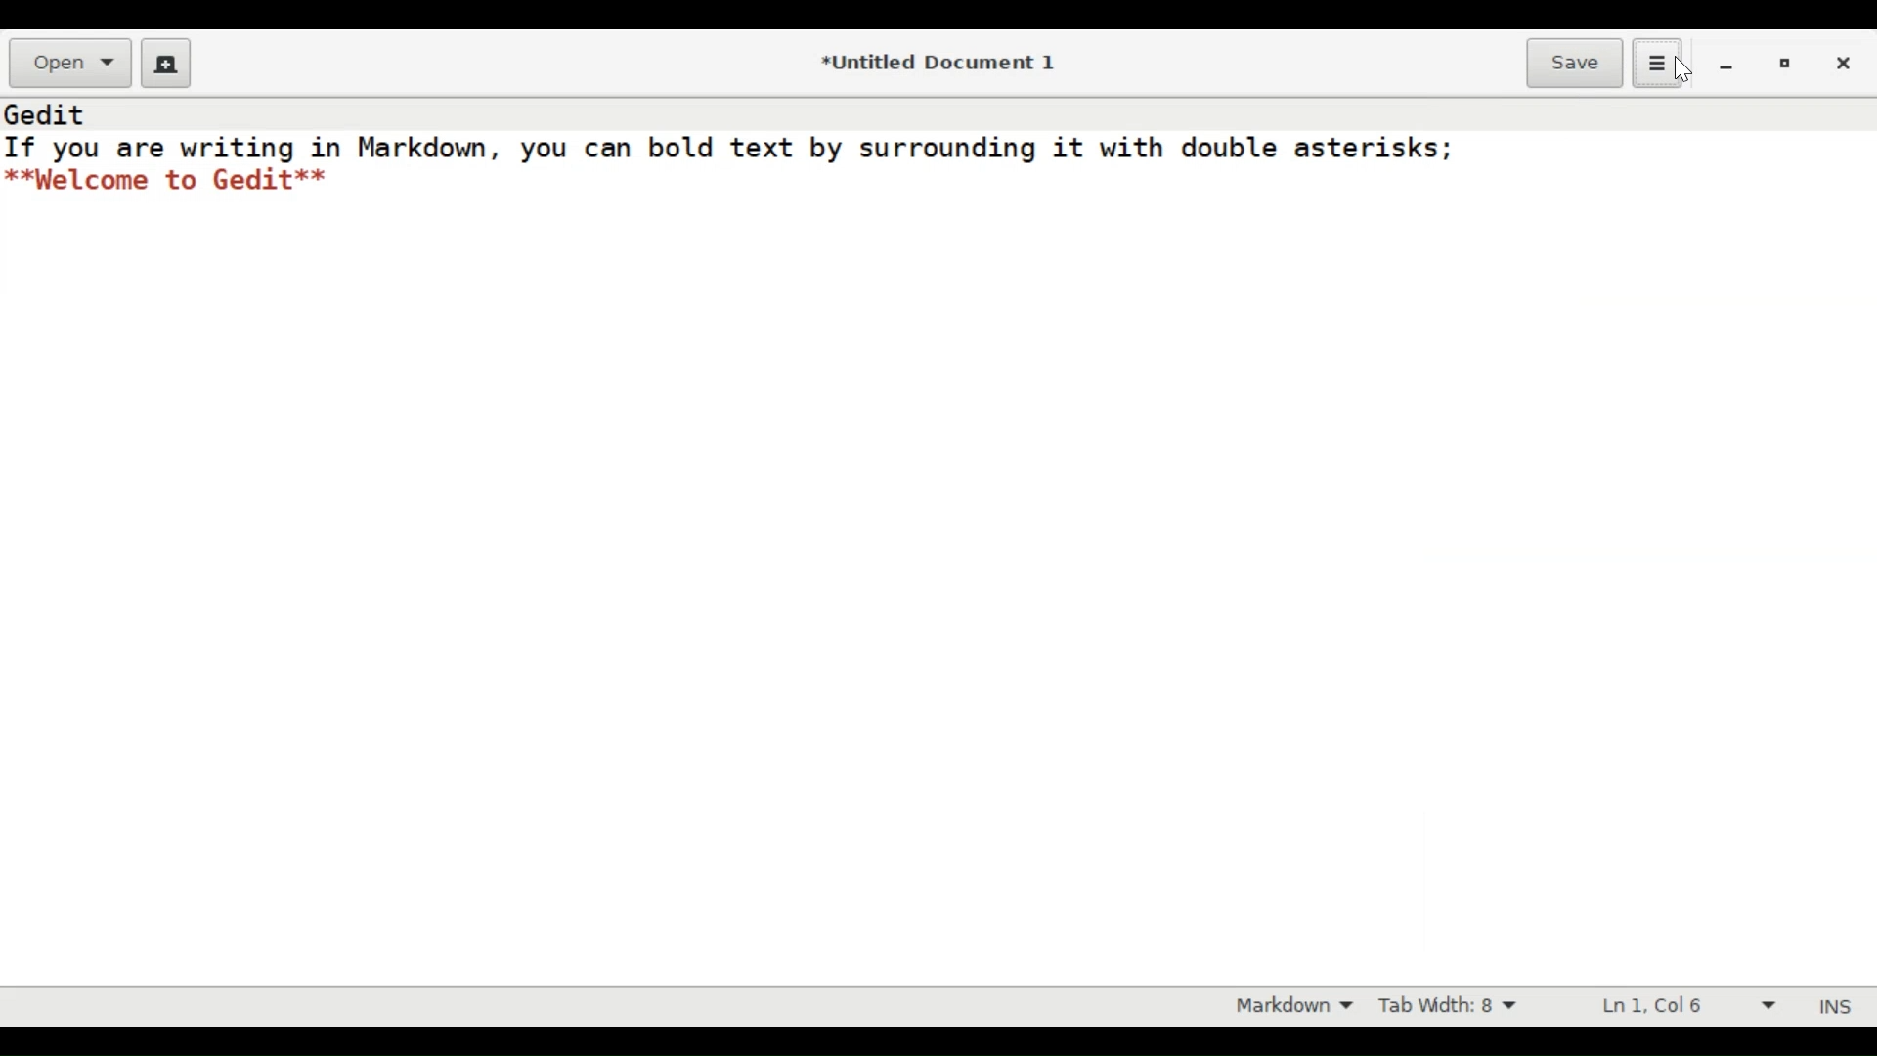 The height and width of the screenshot is (1056, 1877). I want to click on Tab Width, so click(1454, 1005).